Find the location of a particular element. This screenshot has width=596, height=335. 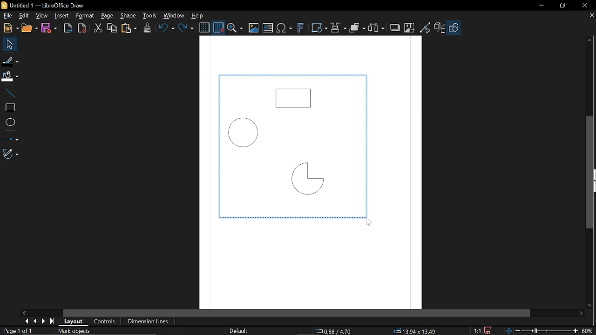

B Untitled 1 — LibreOffice Draw is located at coordinates (51, 5).